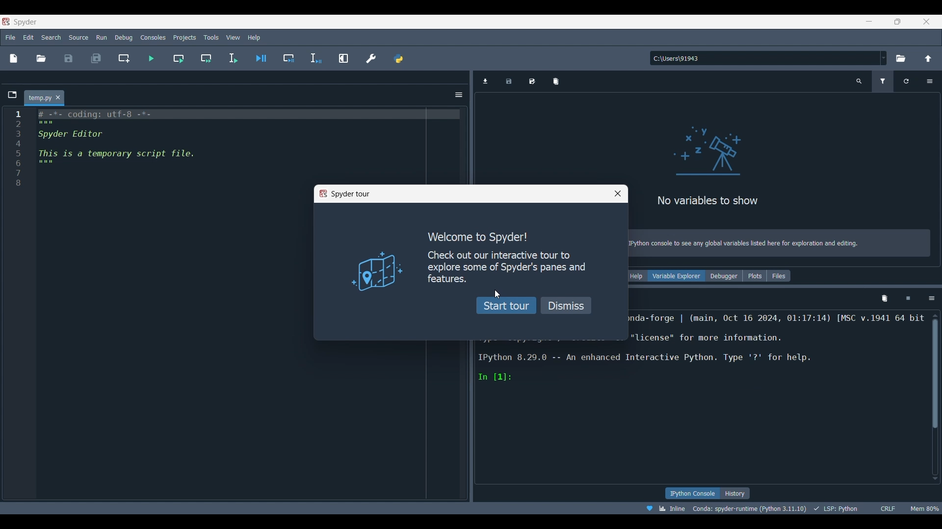 The image size is (942, 529). What do you see at coordinates (153, 38) in the screenshot?
I see `Consoles menu` at bounding box center [153, 38].